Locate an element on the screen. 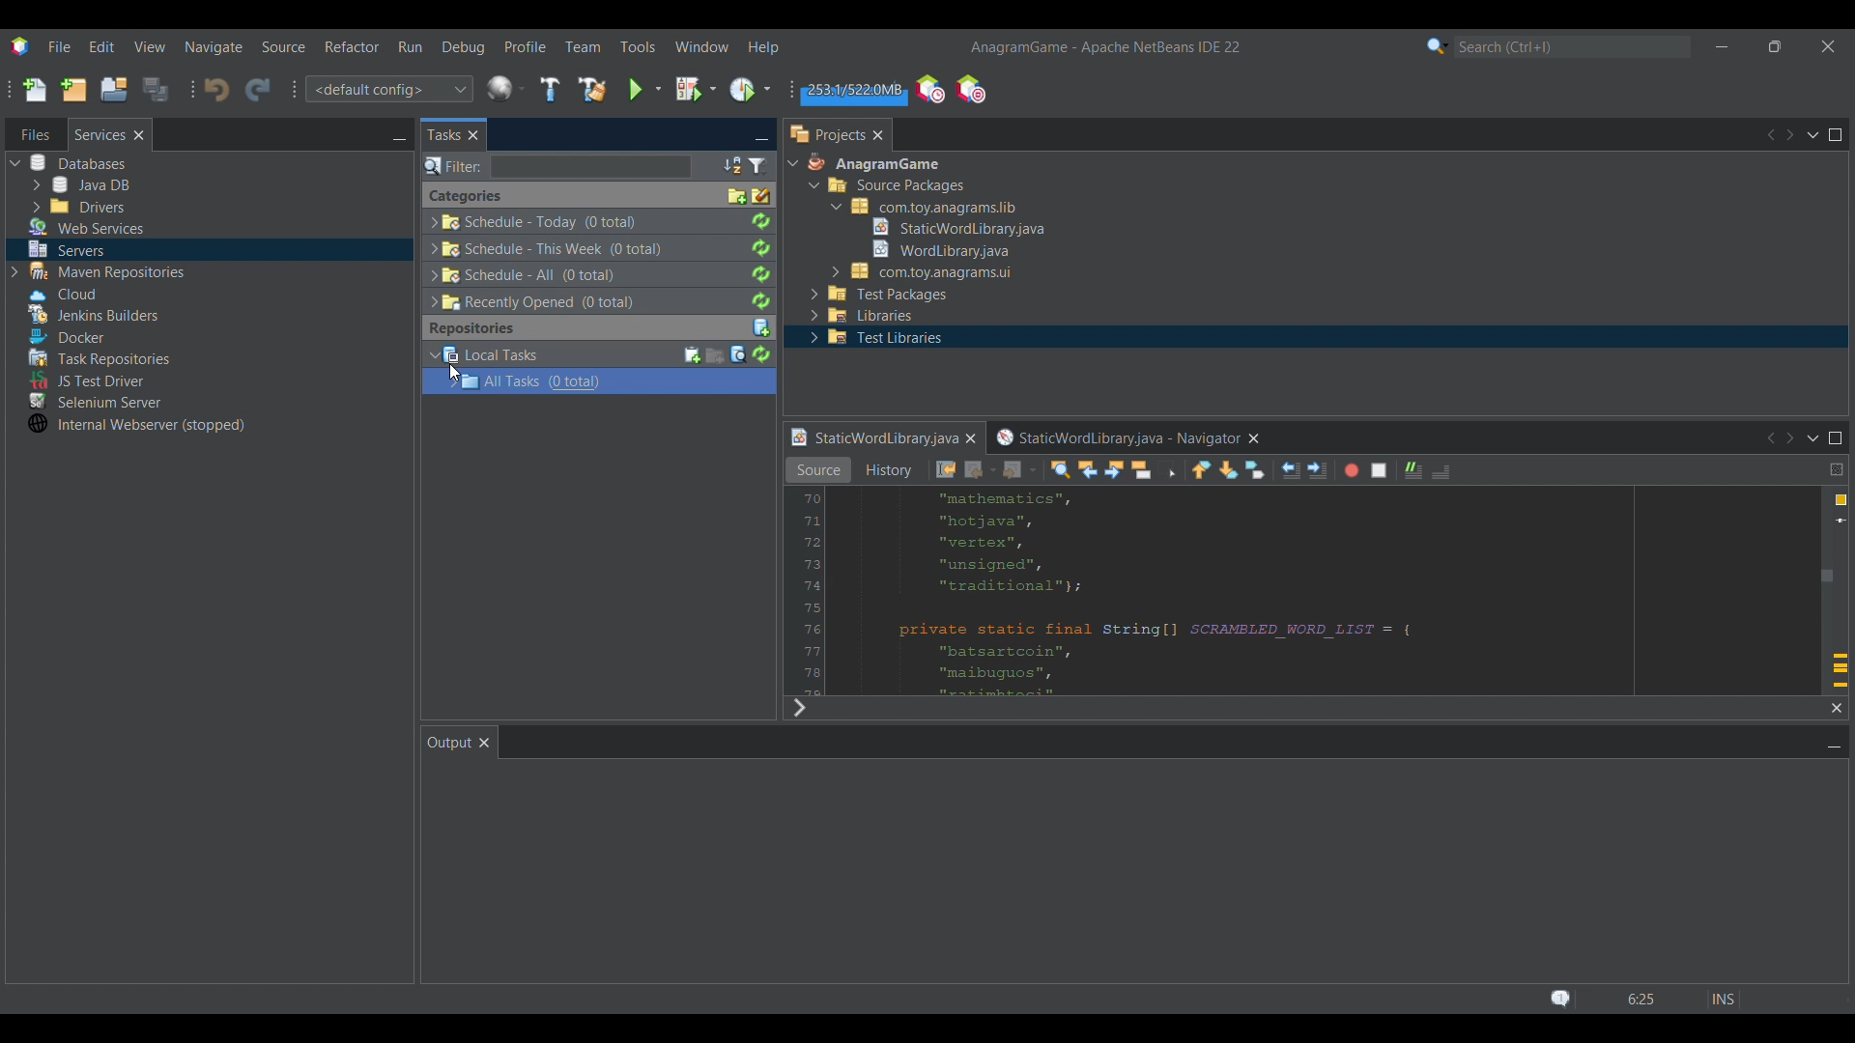 Image resolution: width=1855 pixels, height=1043 pixels. Minimize is located at coordinates (396, 141).